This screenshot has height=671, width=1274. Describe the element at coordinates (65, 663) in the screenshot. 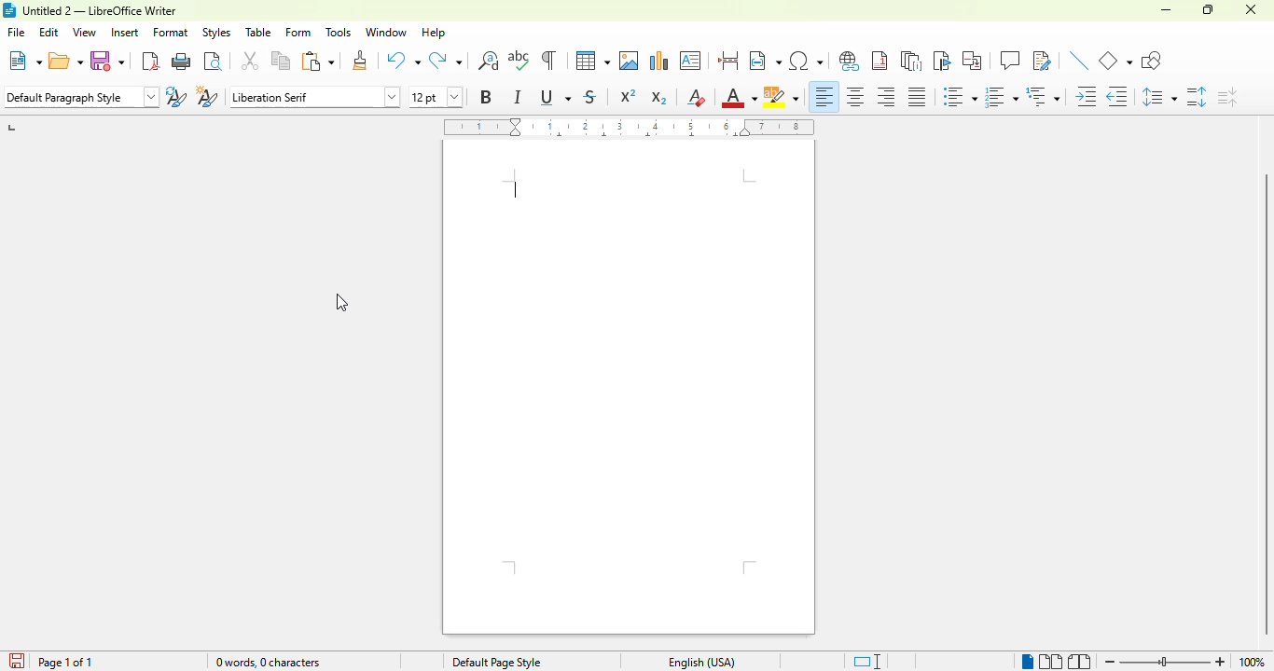

I see `page 1 of 1` at that location.